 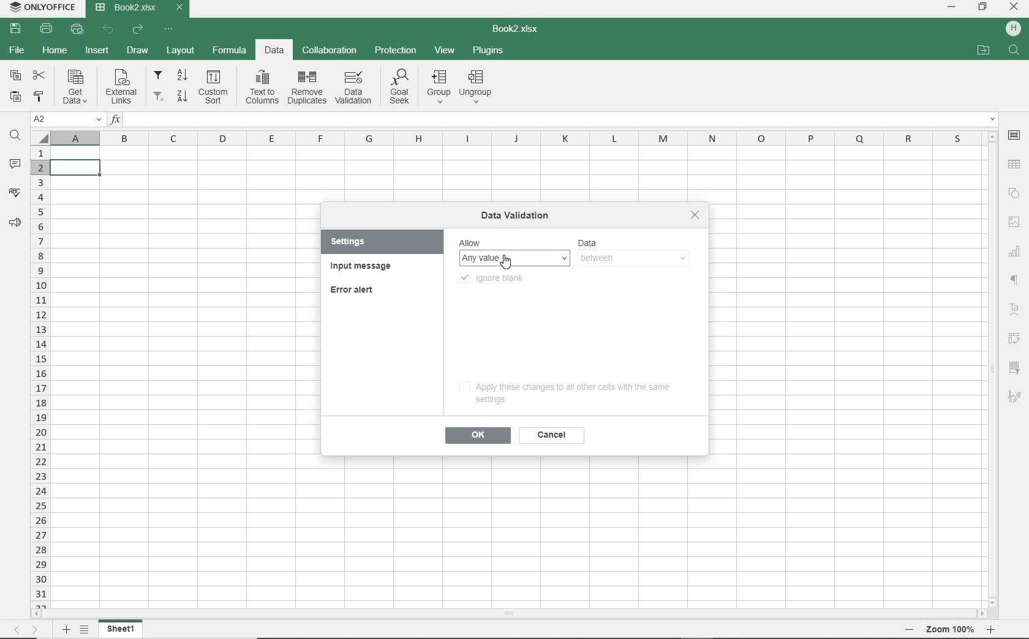 I want to click on SCROLLBAR, so click(x=993, y=365).